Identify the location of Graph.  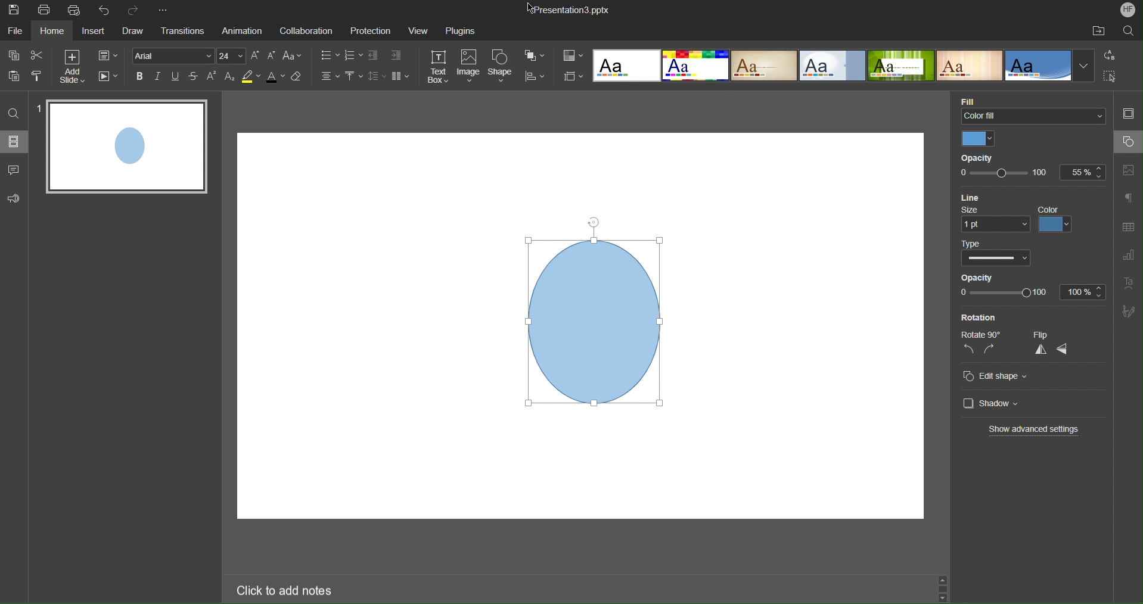
(1128, 255).